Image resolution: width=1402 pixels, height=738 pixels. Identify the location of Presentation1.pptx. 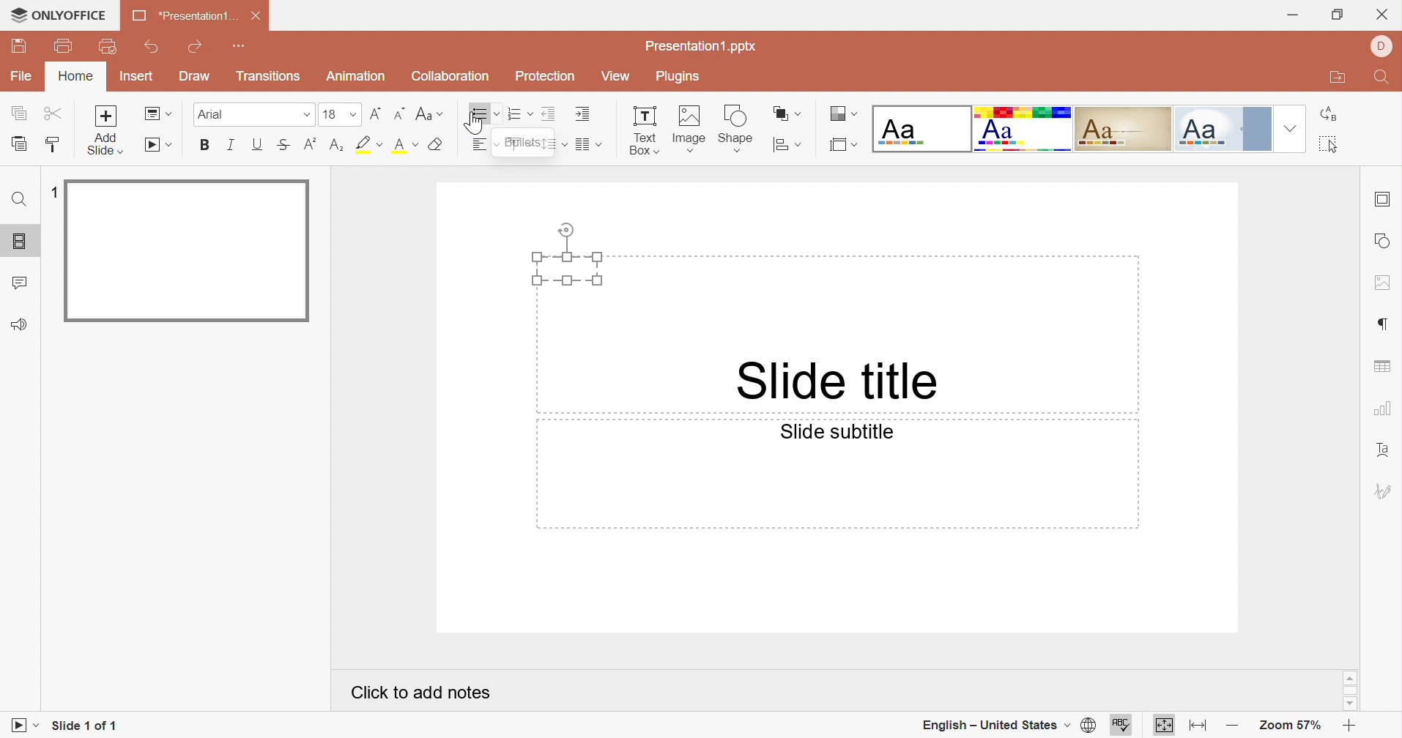
(707, 46).